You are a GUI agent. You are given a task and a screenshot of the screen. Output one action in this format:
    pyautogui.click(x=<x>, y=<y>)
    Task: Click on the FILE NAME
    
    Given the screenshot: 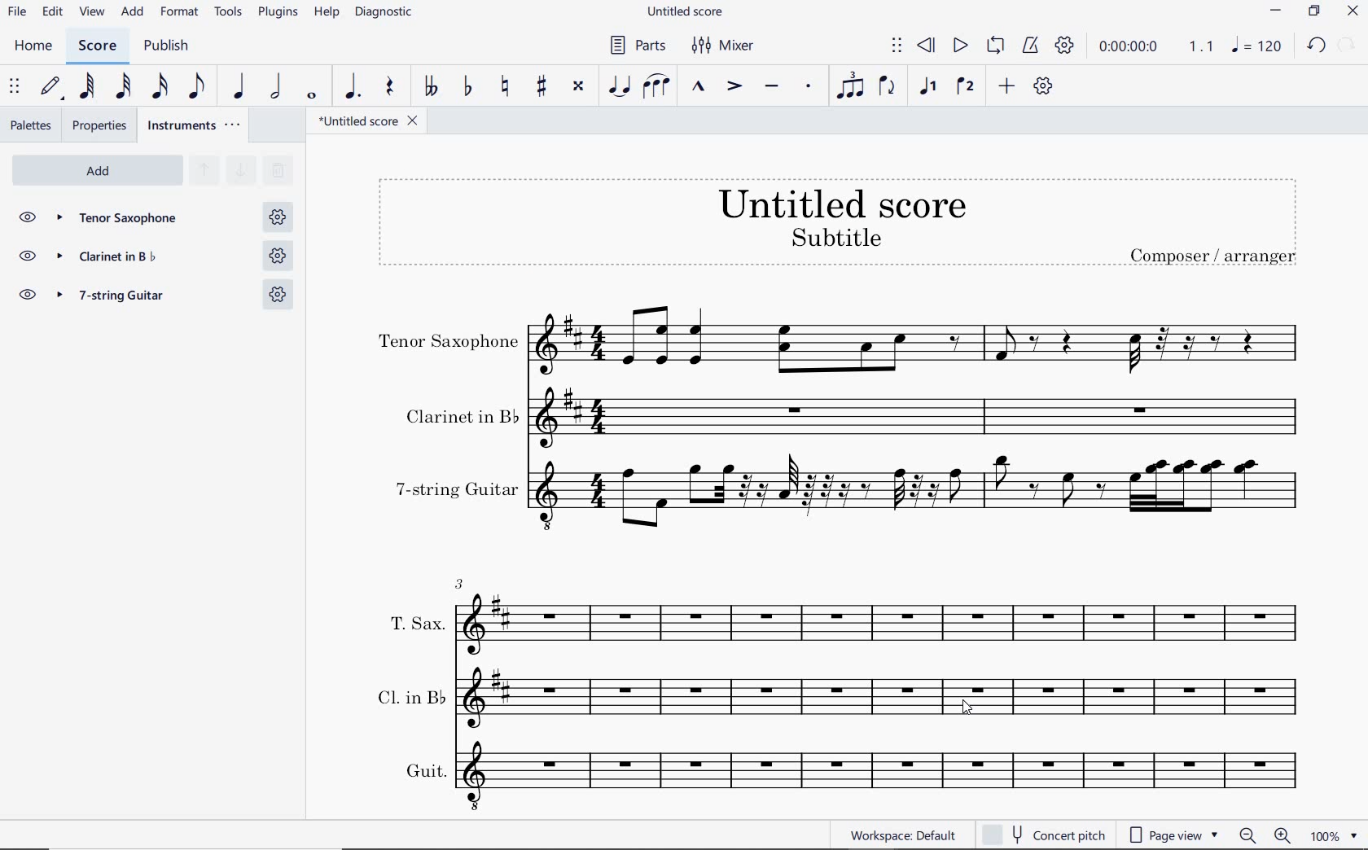 What is the action you would take?
    pyautogui.click(x=362, y=123)
    